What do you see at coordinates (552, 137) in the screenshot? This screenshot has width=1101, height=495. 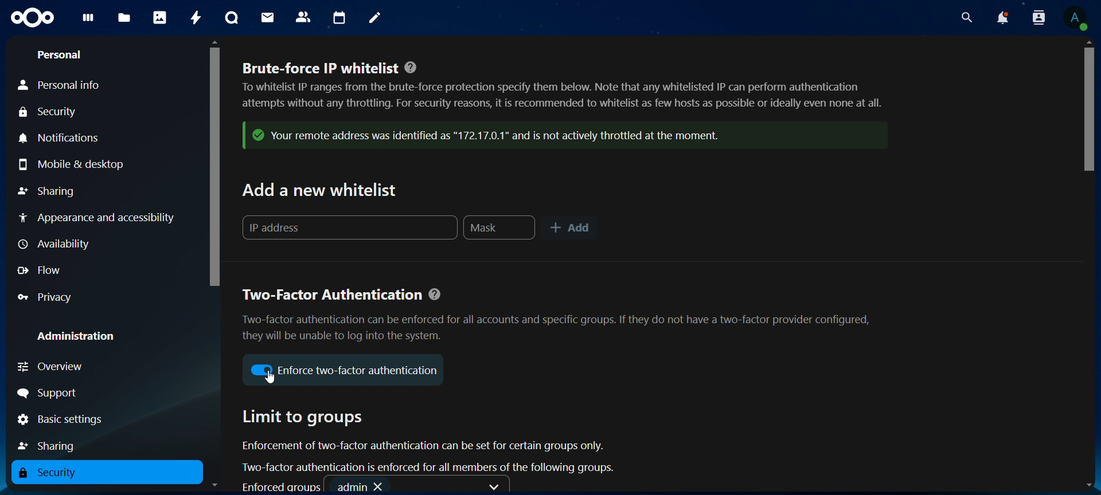 I see `icon` at bounding box center [552, 137].